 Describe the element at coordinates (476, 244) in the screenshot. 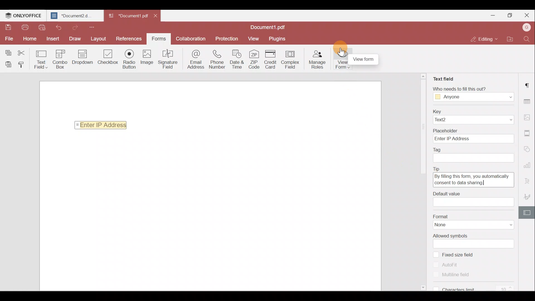

I see `Allowed symbols field` at that location.